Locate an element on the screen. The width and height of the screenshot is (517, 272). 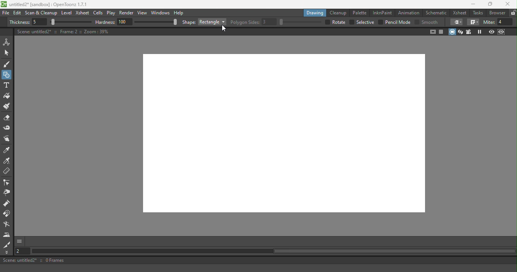
Palette is located at coordinates (358, 13).